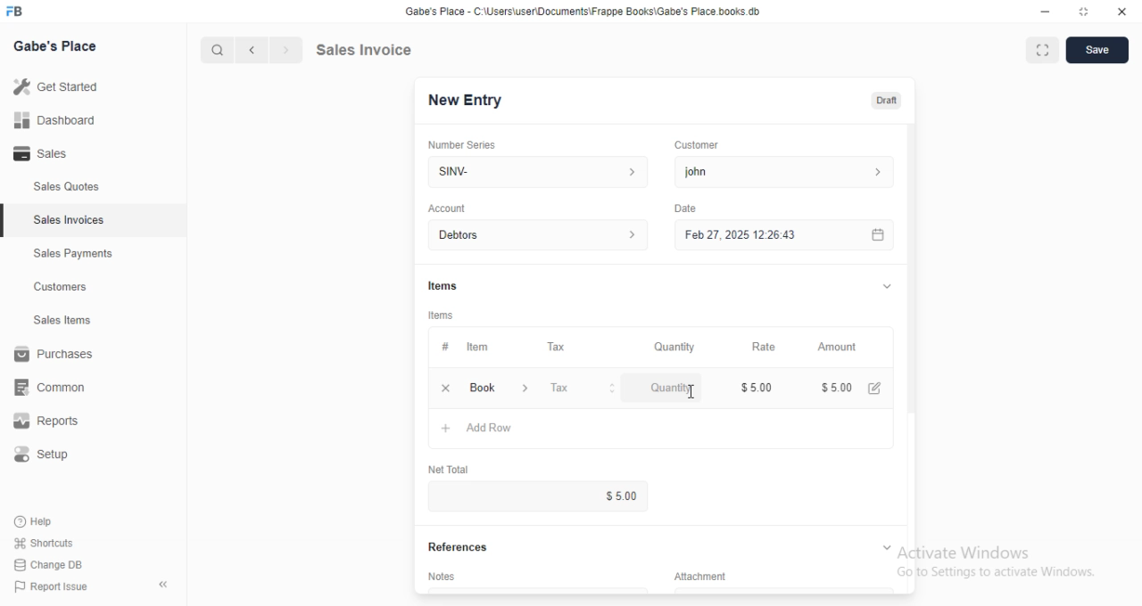  I want to click on book, so click(501, 388).